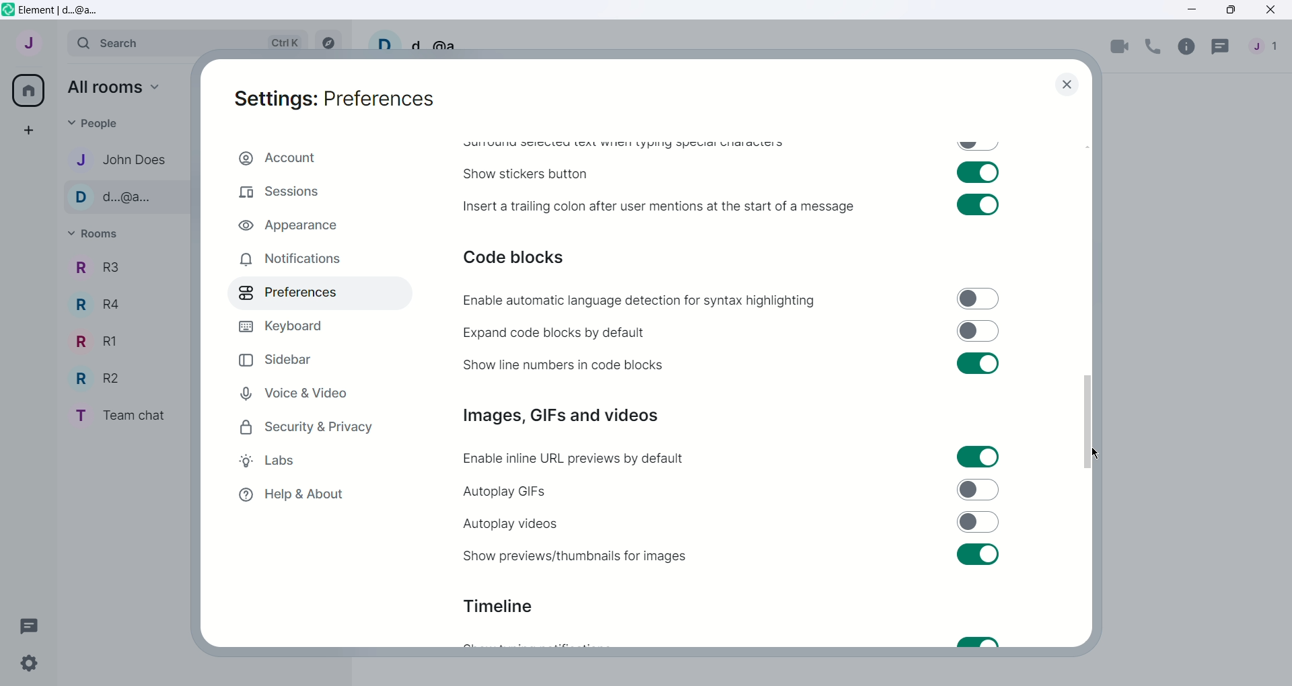  What do you see at coordinates (978, 299) in the screenshot?
I see `Toggle switch off for enable automatic language detection for syntax highlighting` at bounding box center [978, 299].